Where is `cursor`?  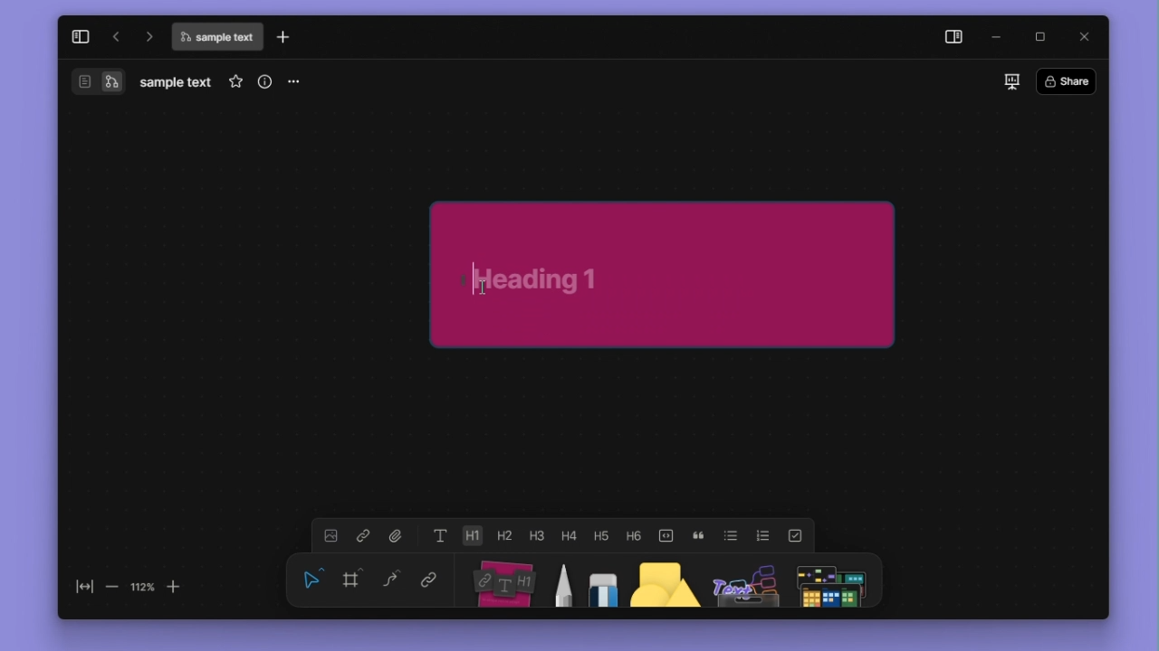
cursor is located at coordinates (483, 288).